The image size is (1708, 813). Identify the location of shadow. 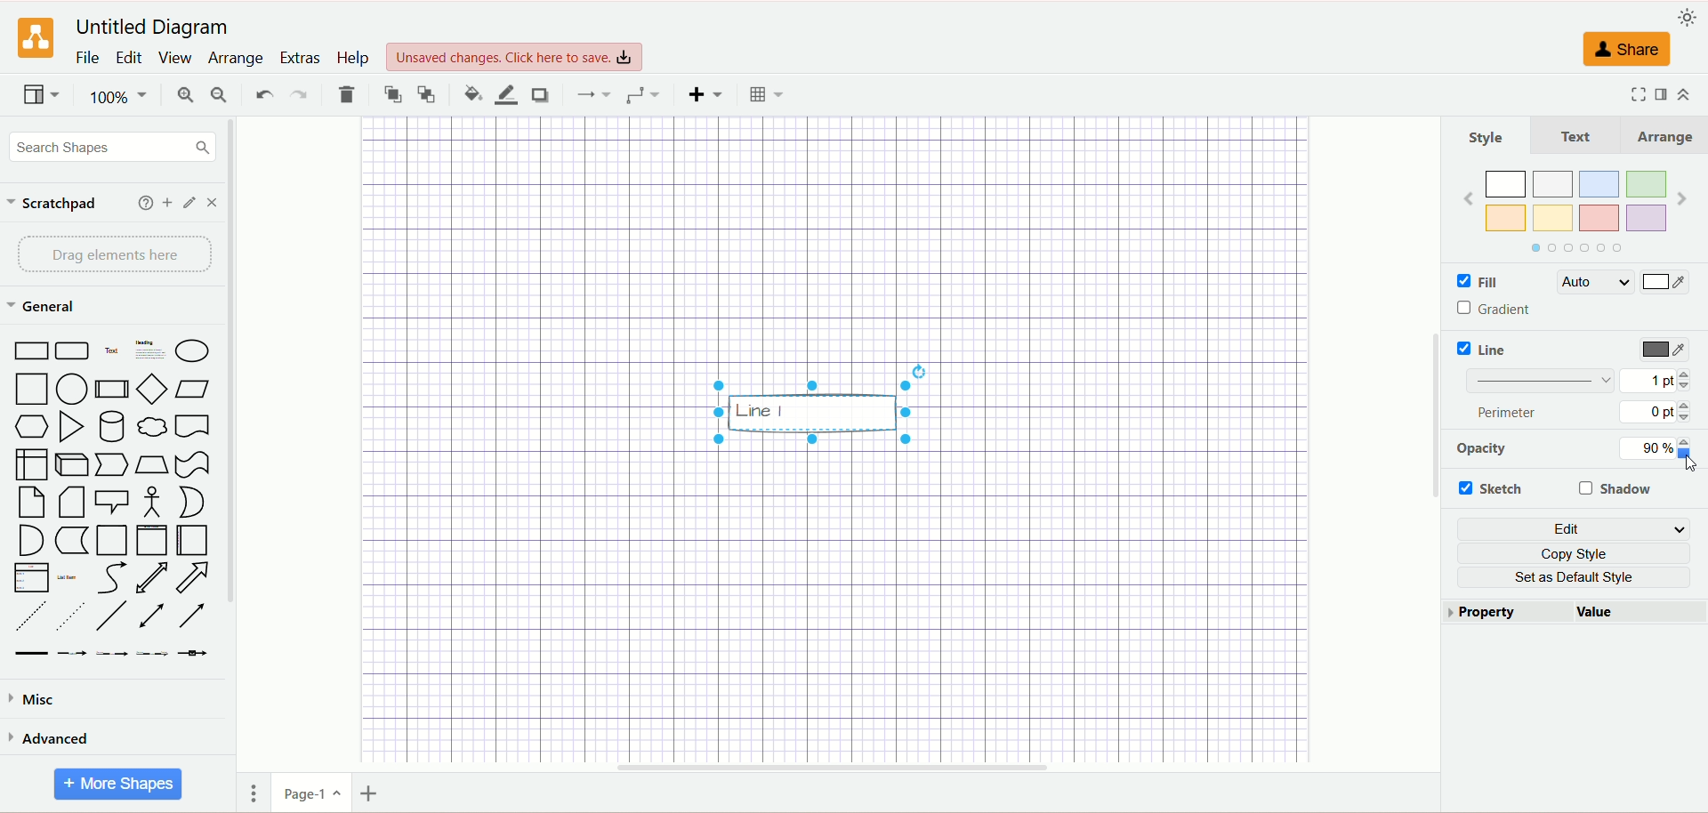
(1620, 489).